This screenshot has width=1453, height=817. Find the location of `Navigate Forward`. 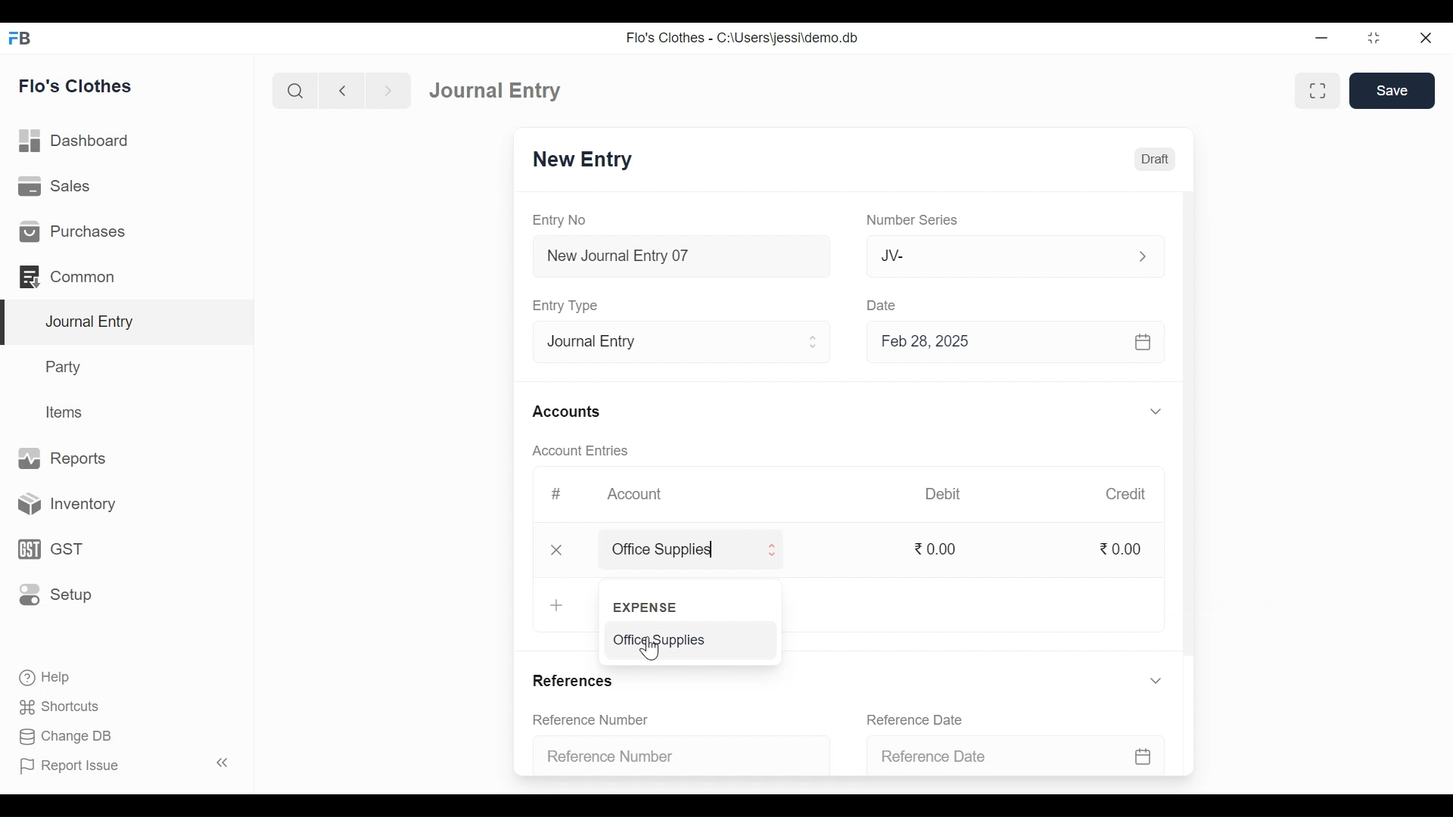

Navigate Forward is located at coordinates (388, 91).